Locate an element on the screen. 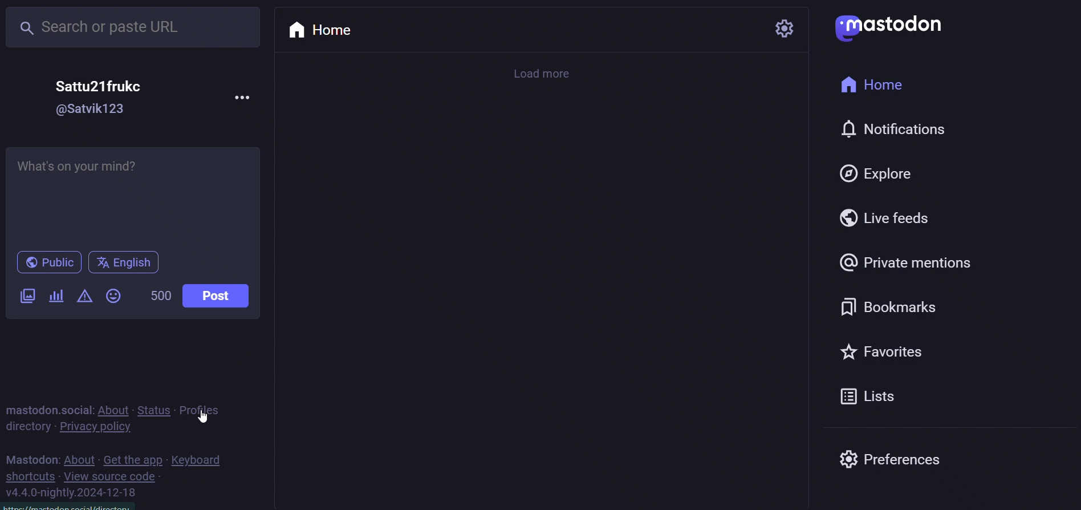  id is located at coordinates (88, 110).